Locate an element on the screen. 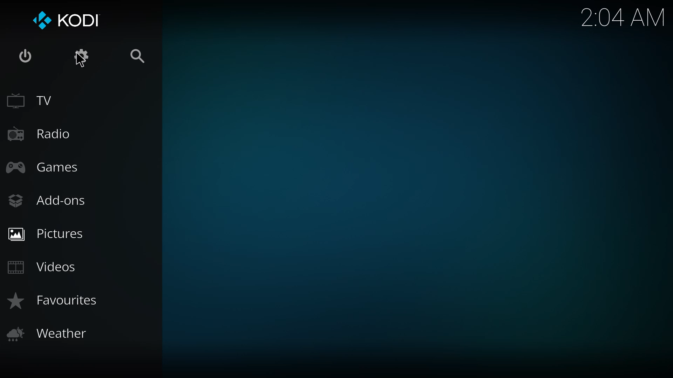  videos is located at coordinates (45, 267).